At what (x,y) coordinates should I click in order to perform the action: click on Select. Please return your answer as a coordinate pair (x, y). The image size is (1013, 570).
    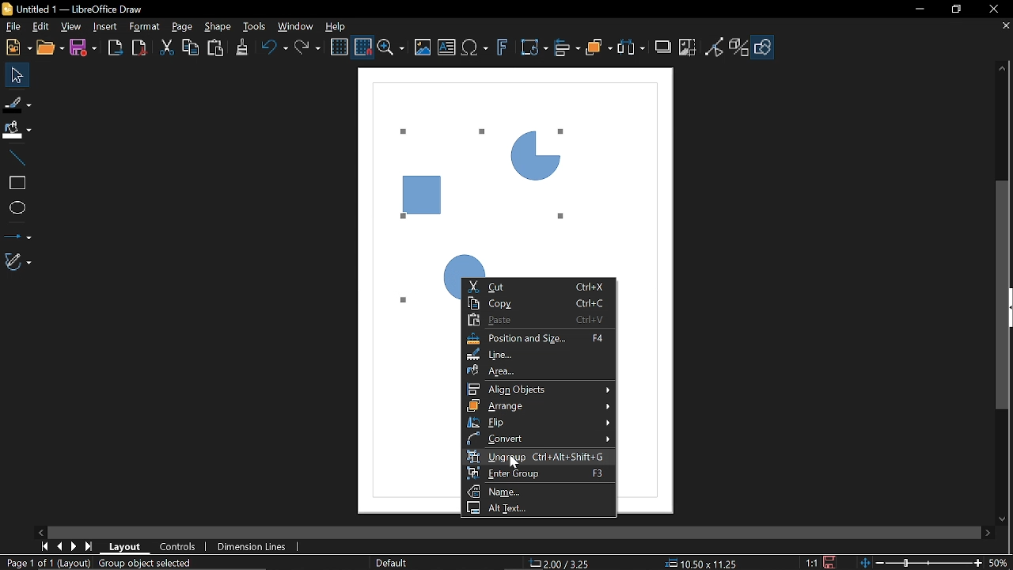
    Looking at the image, I should click on (17, 75).